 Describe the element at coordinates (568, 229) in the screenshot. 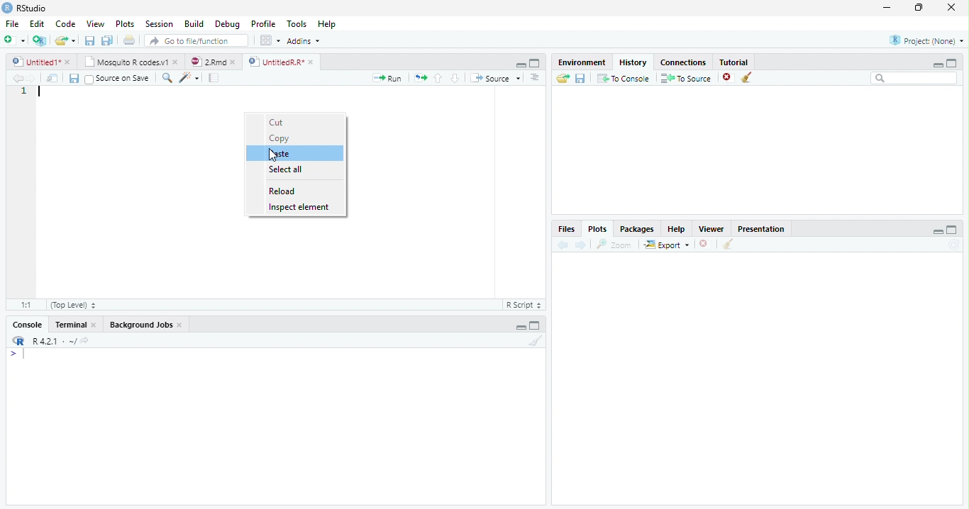

I see `Files` at that location.